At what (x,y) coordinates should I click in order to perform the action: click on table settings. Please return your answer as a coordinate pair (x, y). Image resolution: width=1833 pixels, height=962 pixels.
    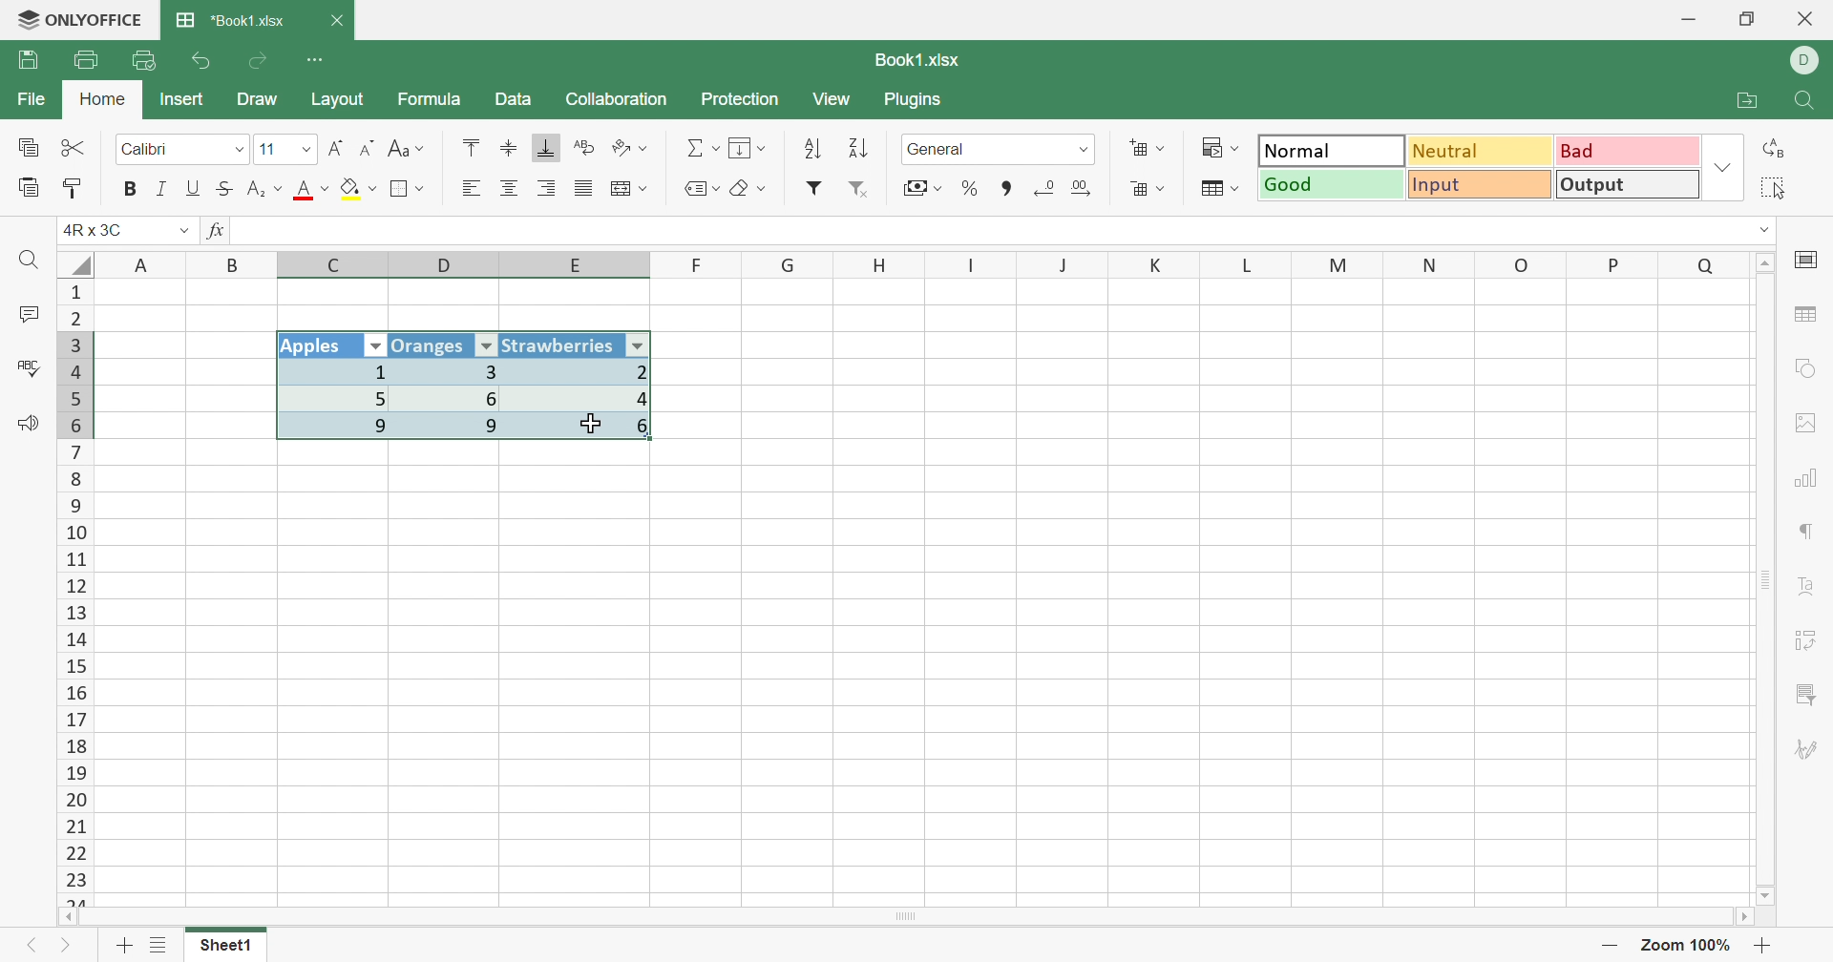
    Looking at the image, I should click on (1808, 317).